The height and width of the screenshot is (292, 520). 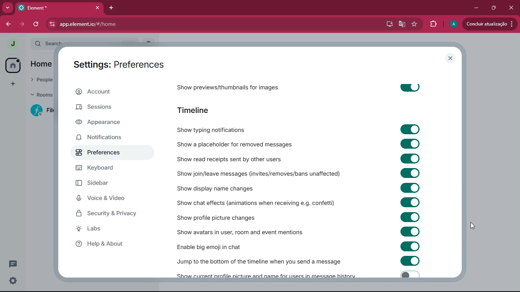 What do you see at coordinates (116, 66) in the screenshot?
I see `settings: account` at bounding box center [116, 66].